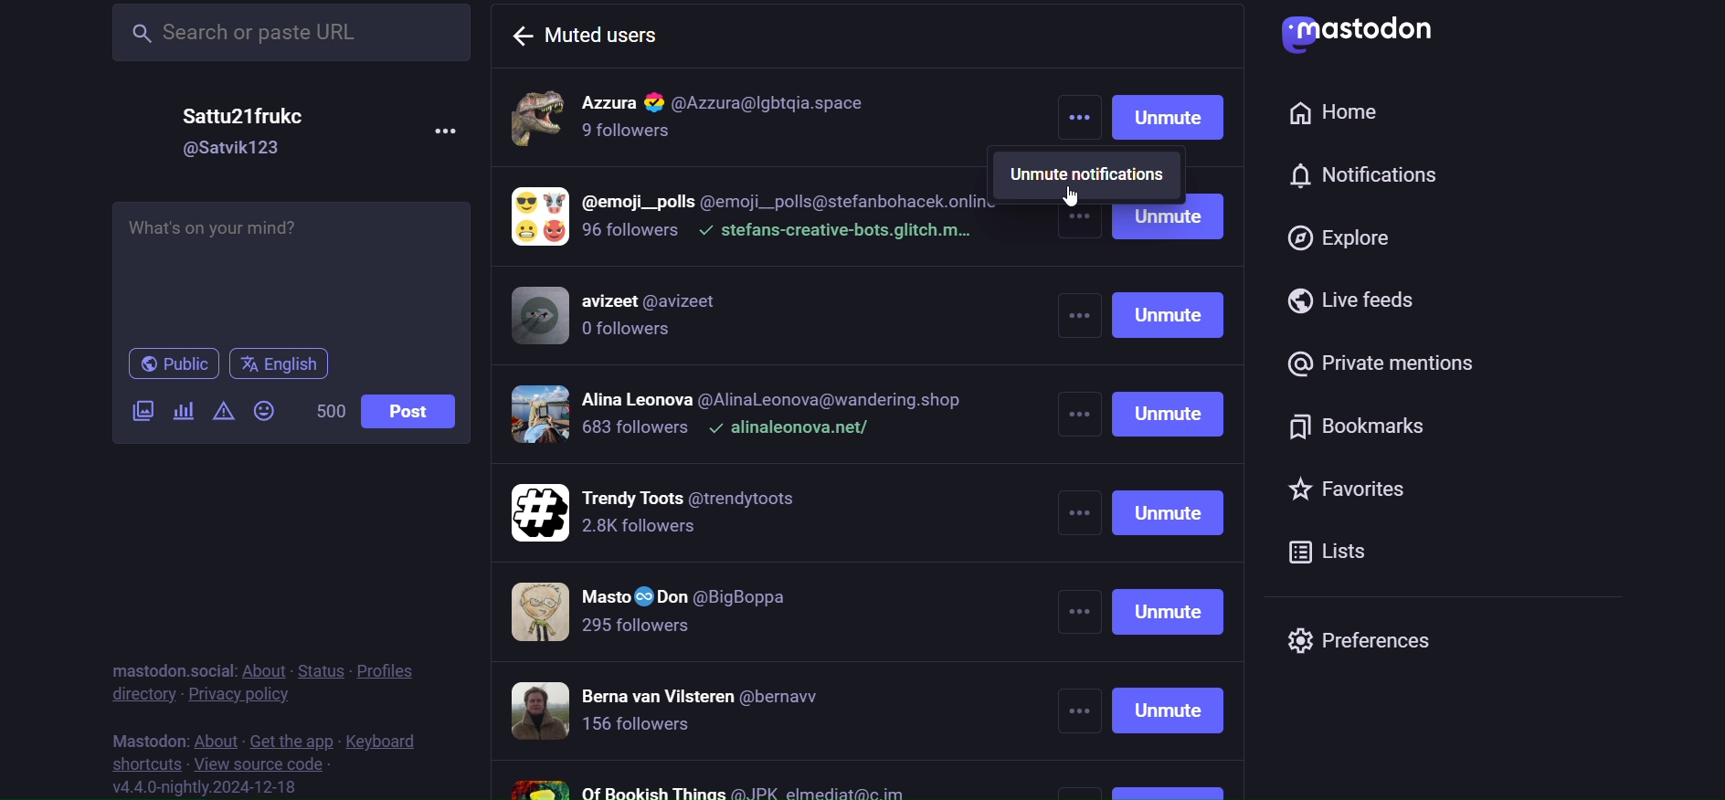  Describe the element at coordinates (292, 742) in the screenshot. I see `get the app` at that location.